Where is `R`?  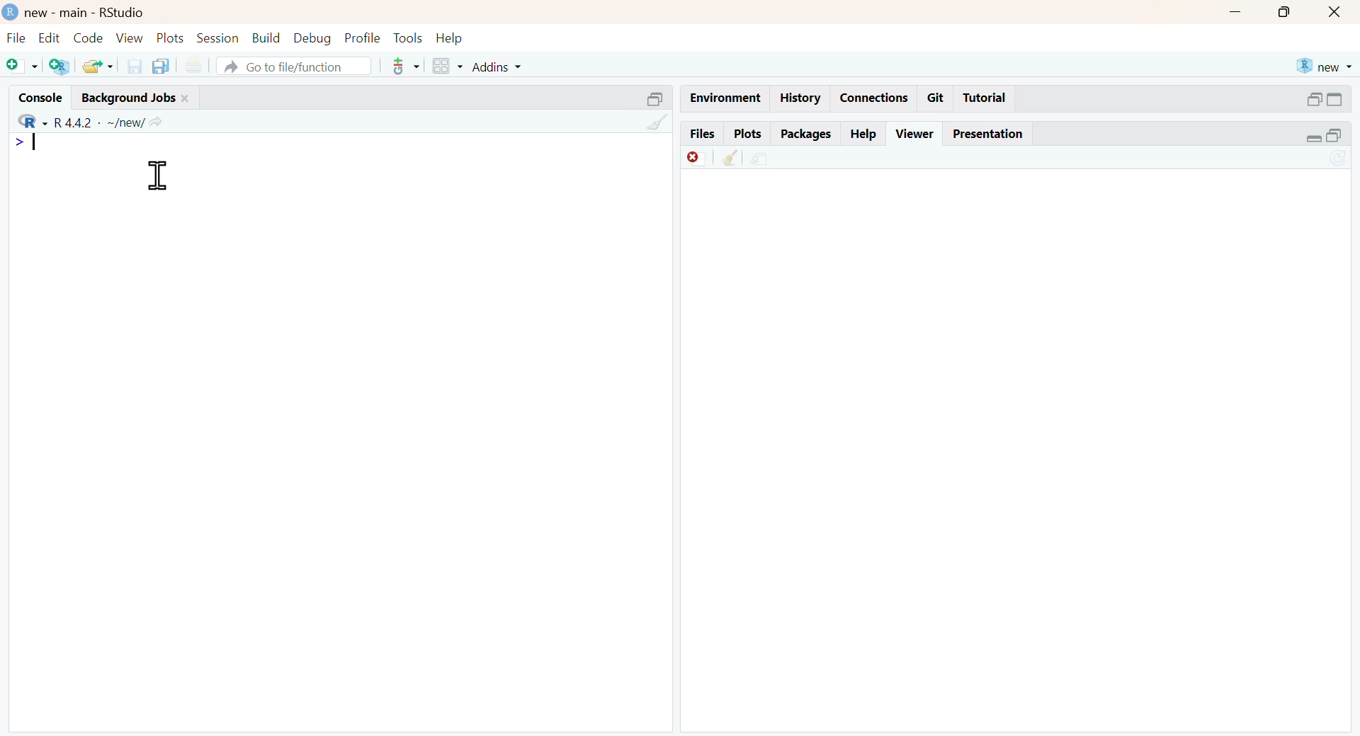 R is located at coordinates (34, 122).